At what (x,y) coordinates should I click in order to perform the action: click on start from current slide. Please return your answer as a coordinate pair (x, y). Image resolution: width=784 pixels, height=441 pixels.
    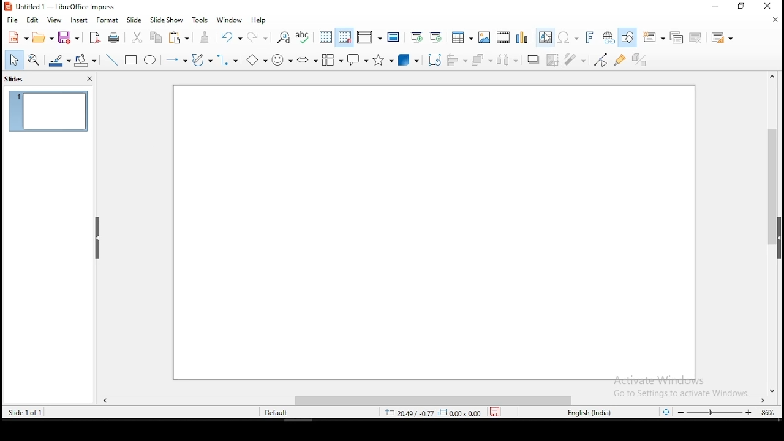
    Looking at the image, I should click on (435, 38).